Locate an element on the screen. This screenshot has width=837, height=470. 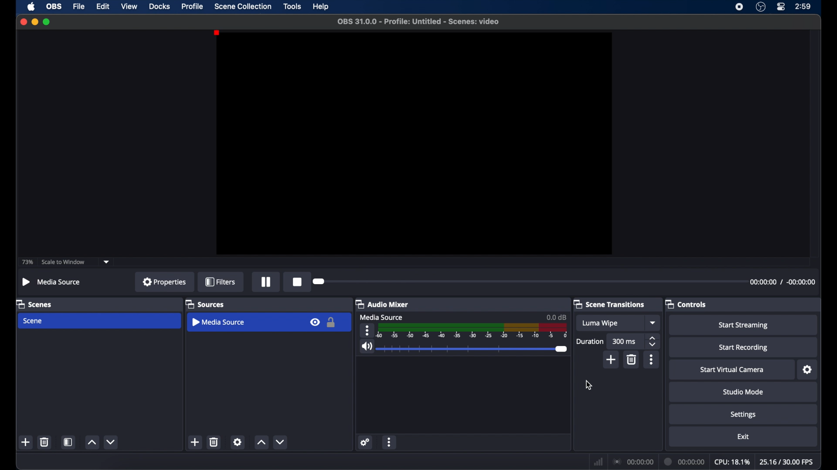
scale to window is located at coordinates (65, 262).